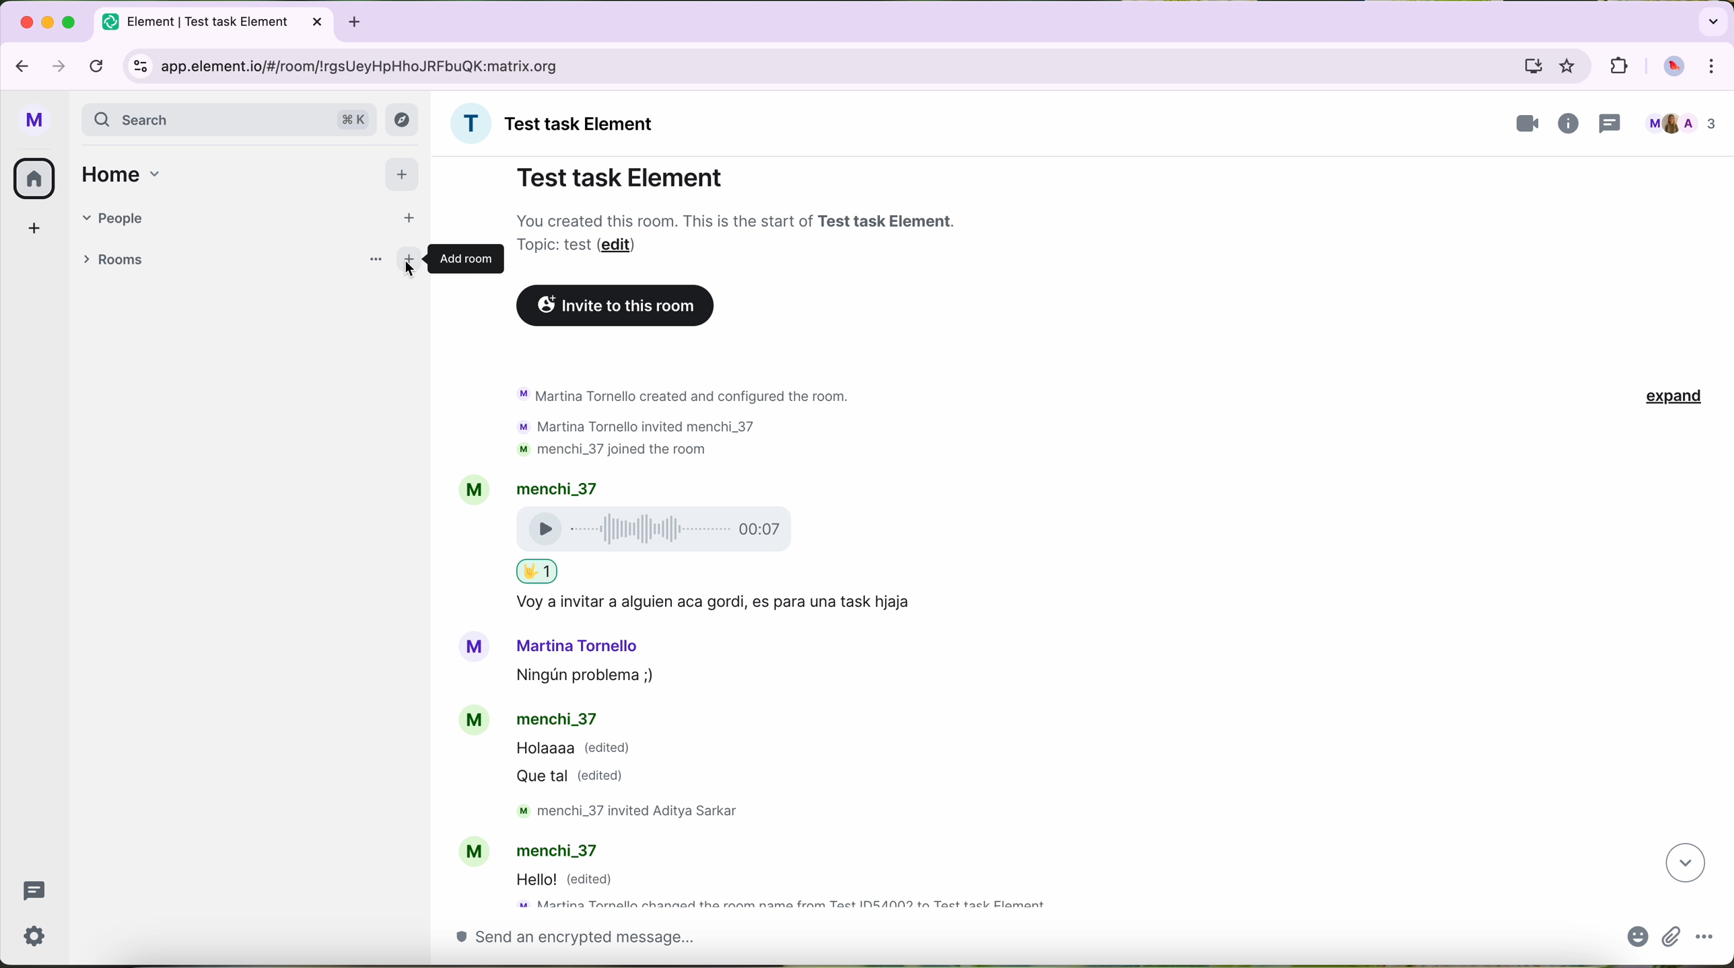 The height and width of the screenshot is (968, 1734). I want to click on add room button, so click(446, 260).